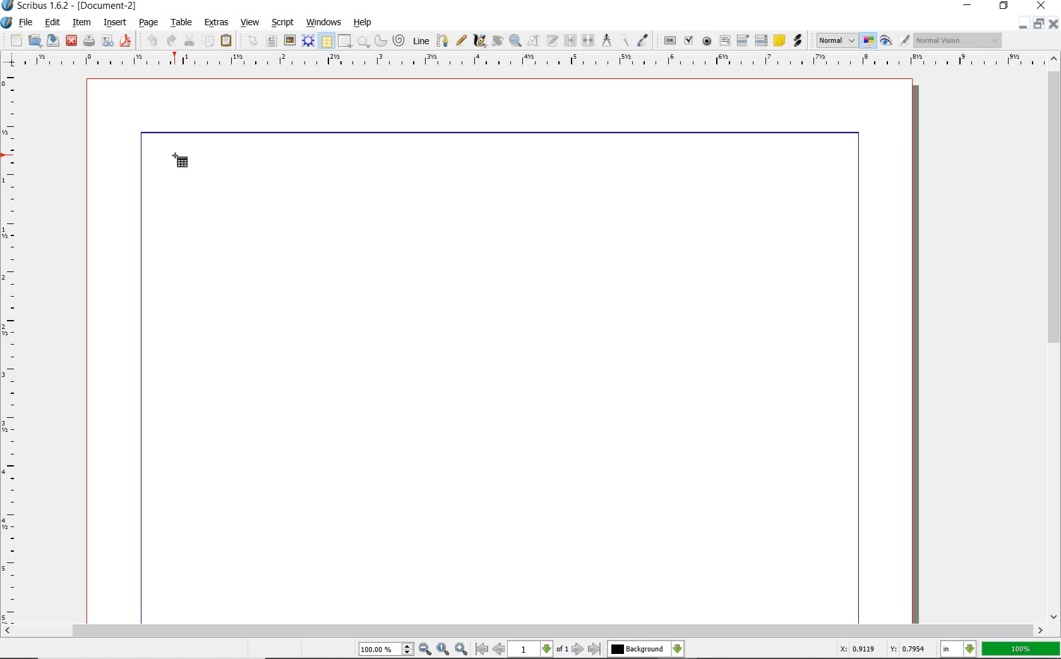 This screenshot has width=1061, height=659. What do you see at coordinates (462, 41) in the screenshot?
I see `freehand line` at bounding box center [462, 41].